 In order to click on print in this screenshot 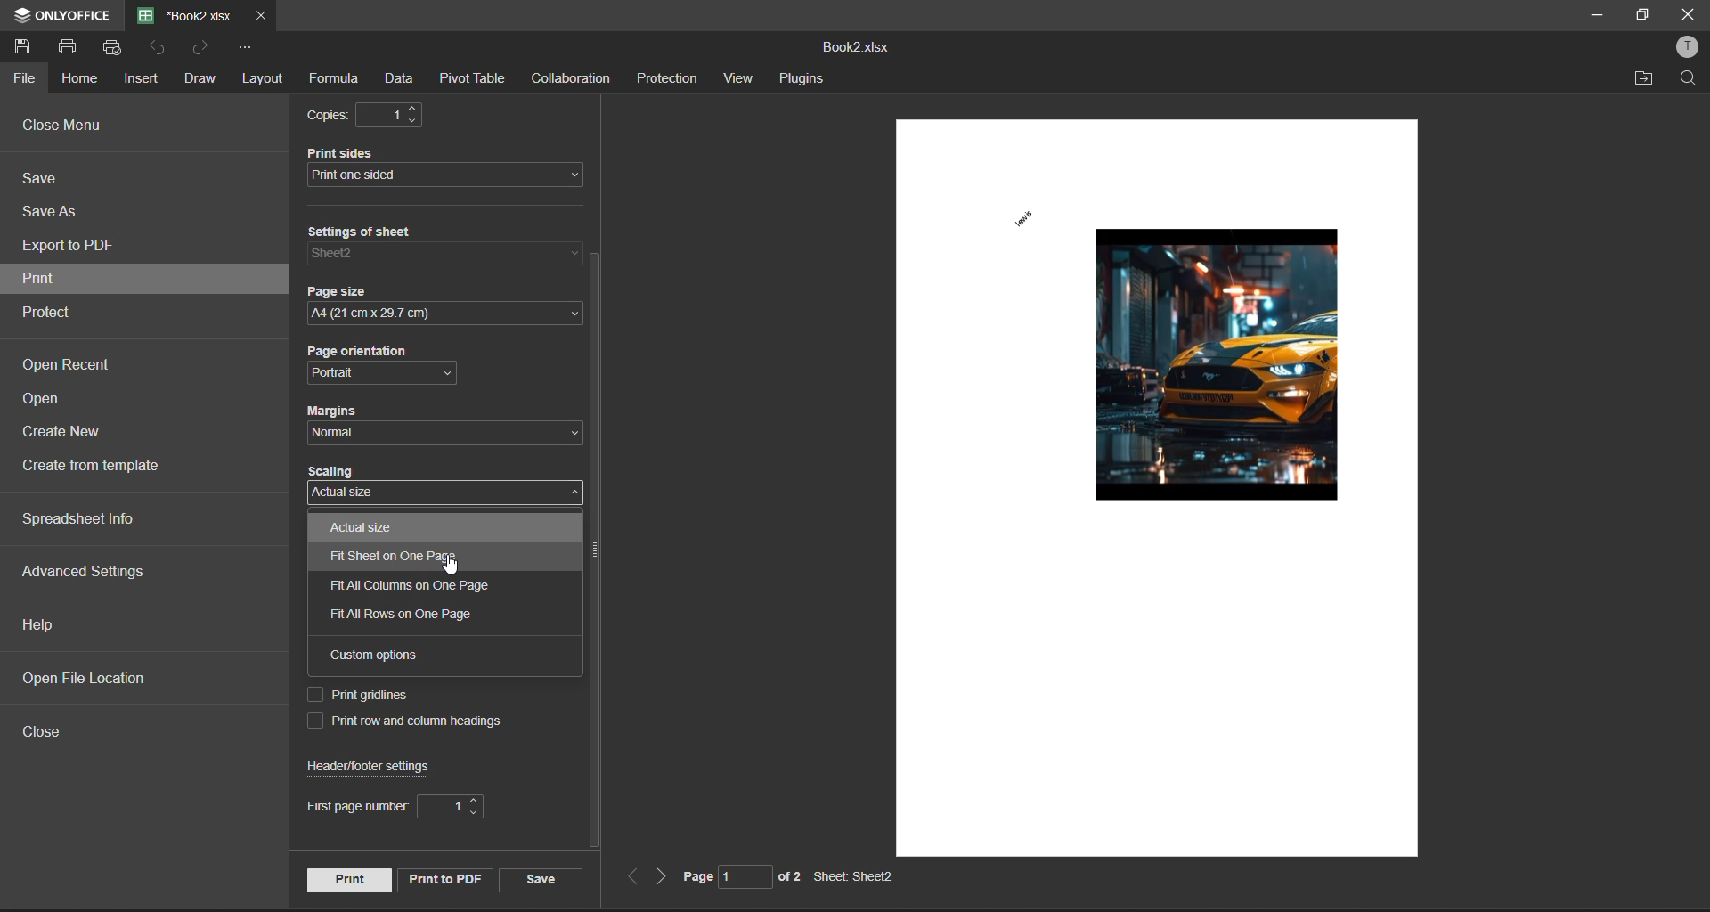, I will do `click(65, 281)`.